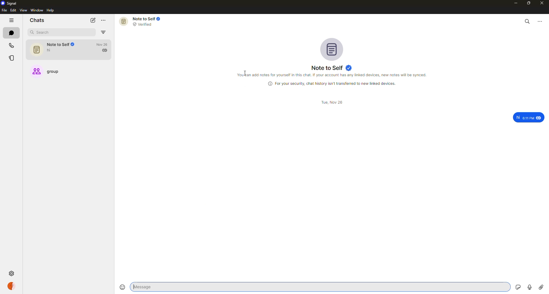 The image size is (549, 294). I want to click on view, so click(23, 11).